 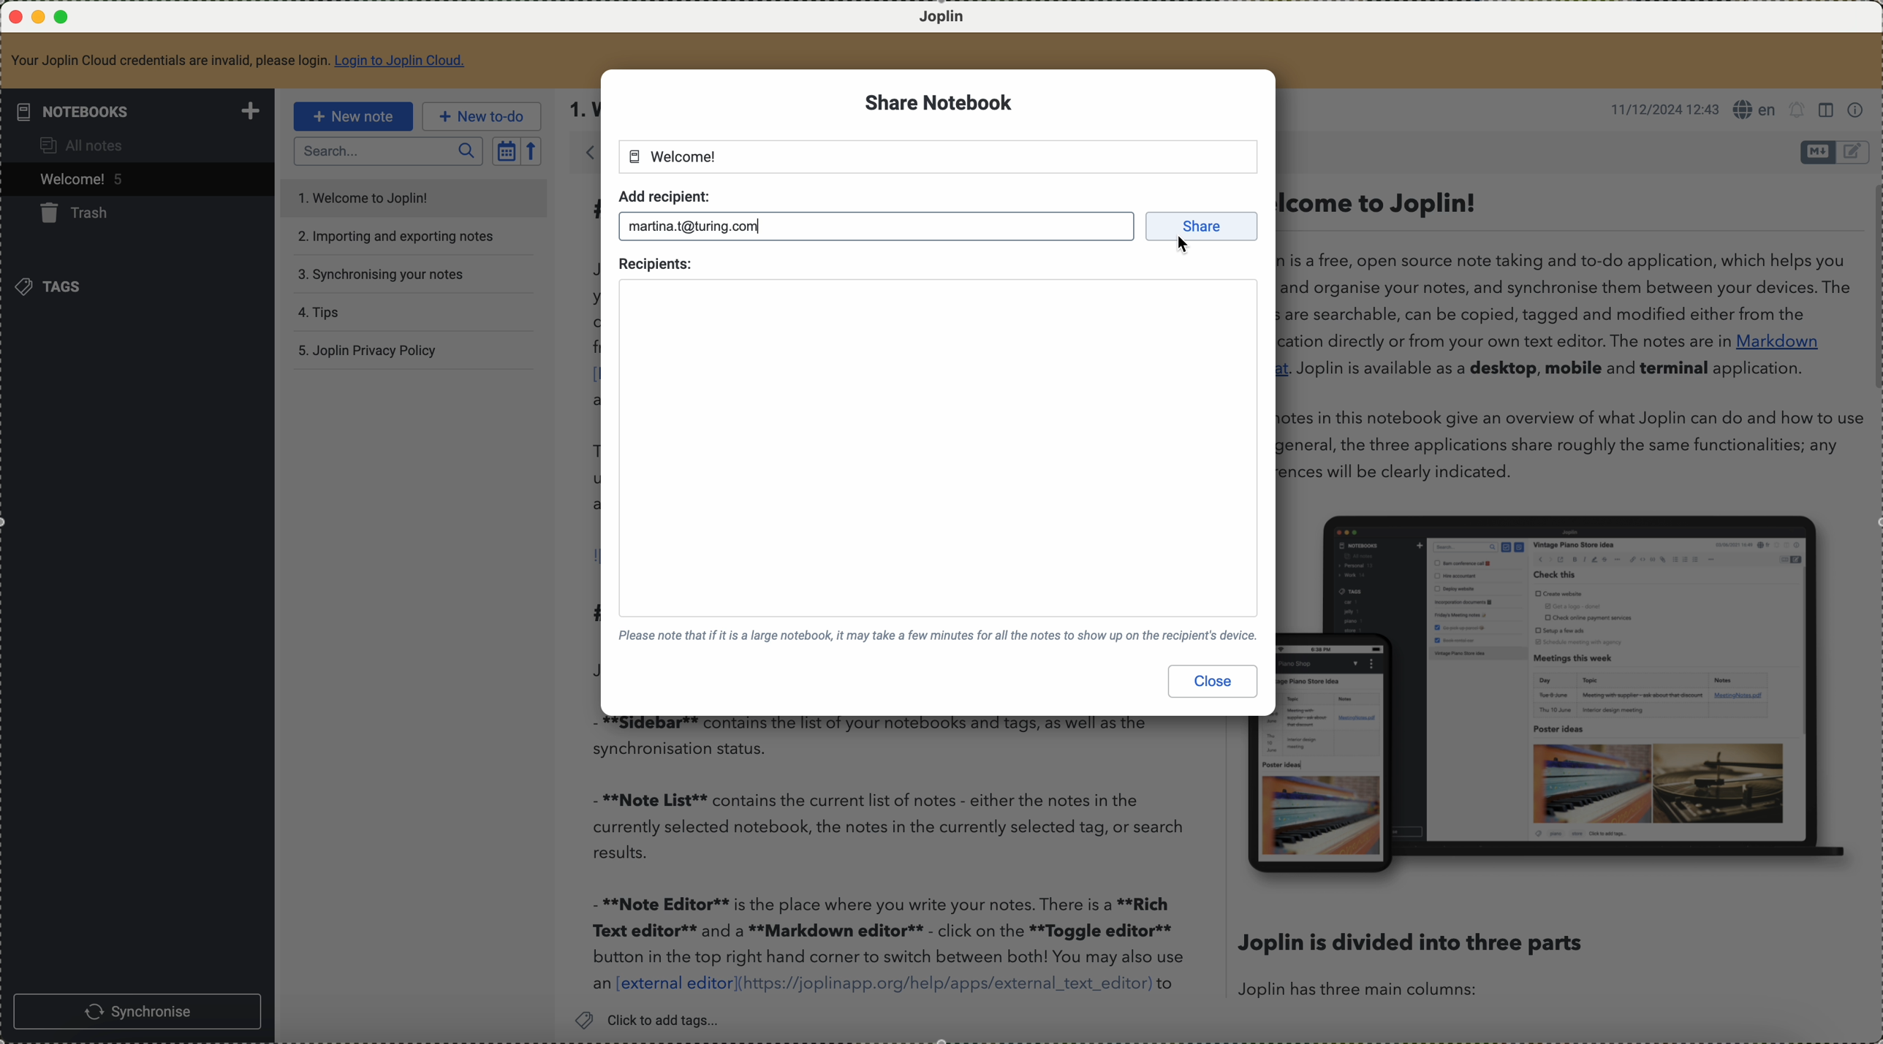 I want to click on notebooks, so click(x=141, y=111).